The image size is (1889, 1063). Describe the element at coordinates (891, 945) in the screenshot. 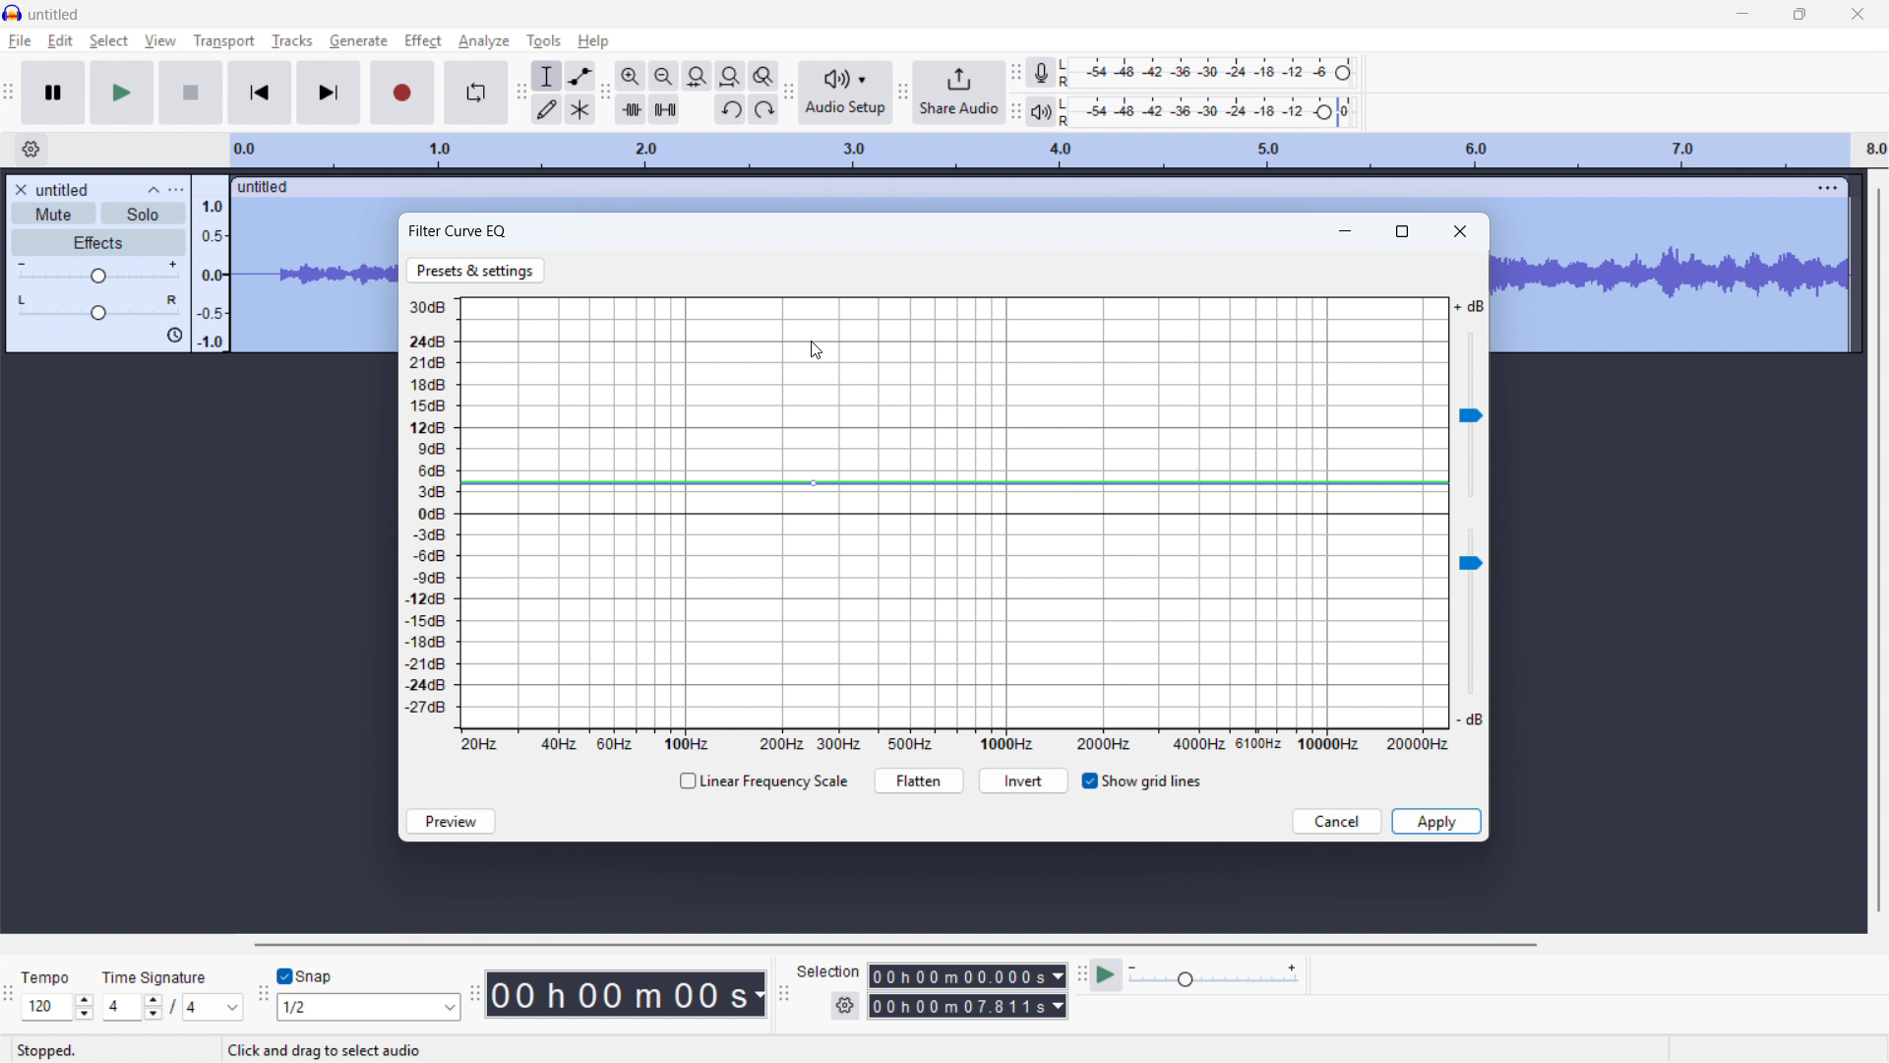

I see `Horizontal scroll bar ` at that location.